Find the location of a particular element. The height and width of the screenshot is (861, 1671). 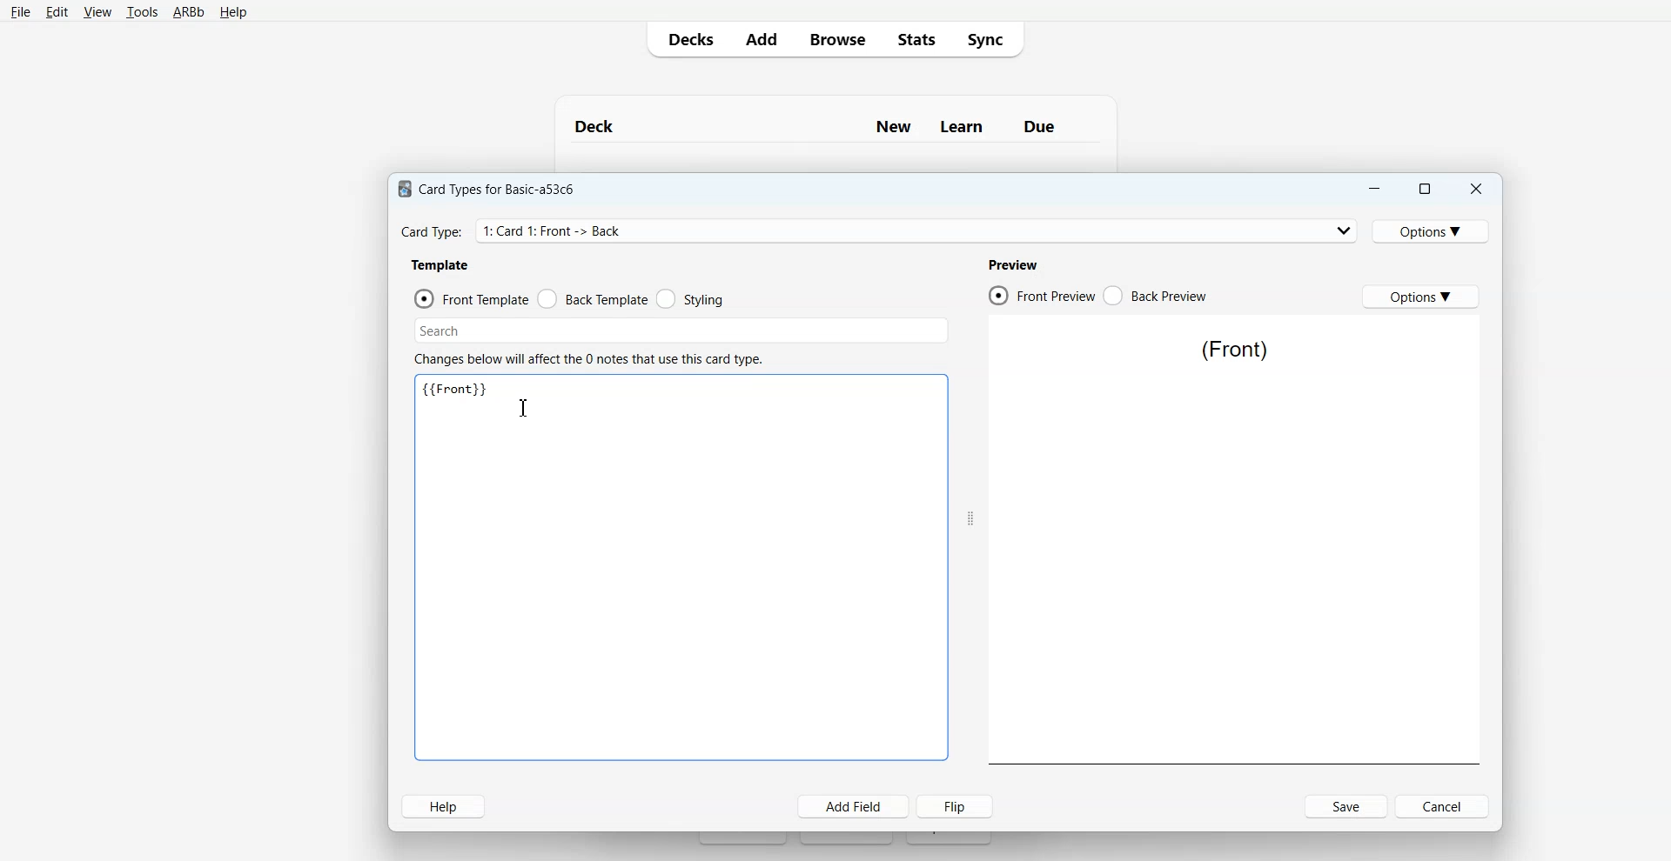

Template is located at coordinates (441, 264).